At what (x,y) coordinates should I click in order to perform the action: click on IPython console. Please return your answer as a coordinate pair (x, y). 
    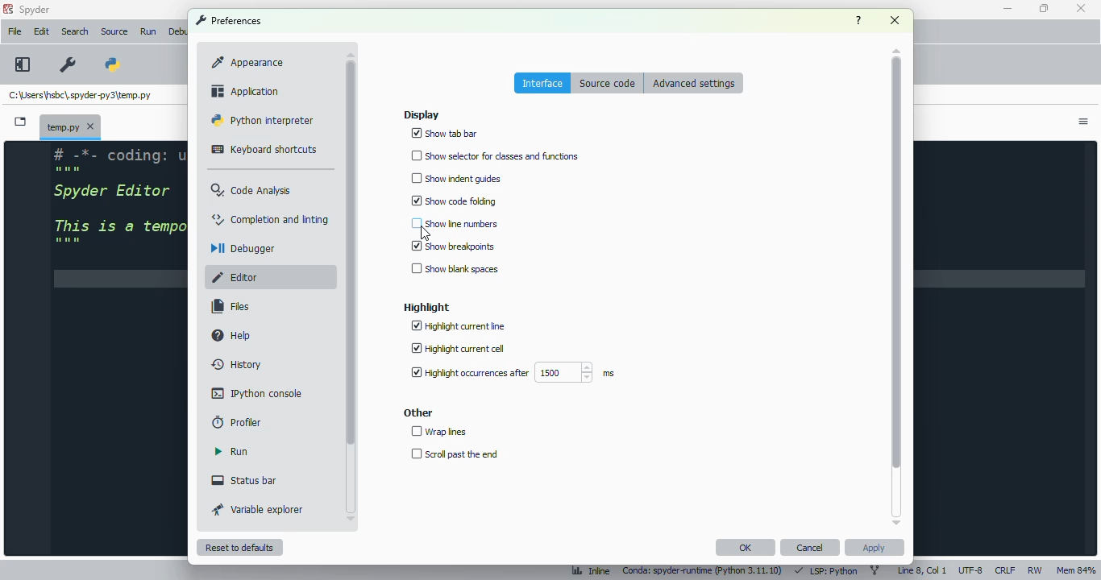
    Looking at the image, I should click on (257, 393).